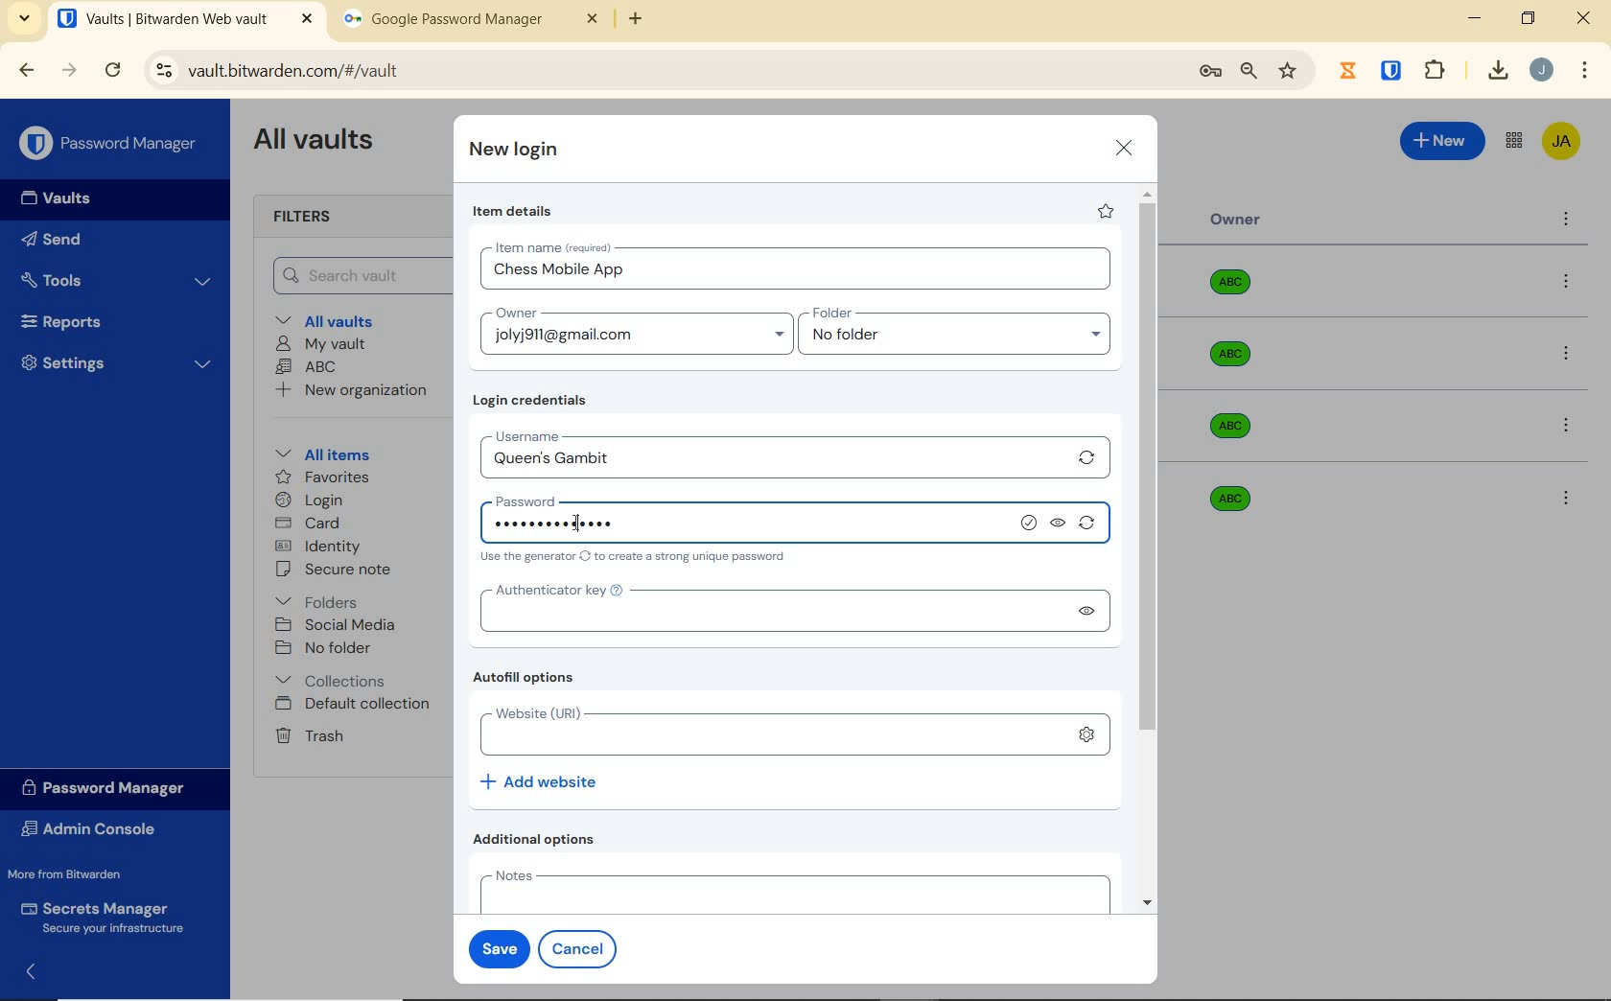 The width and height of the screenshot is (1611, 1001). What do you see at coordinates (514, 314) in the screenshot?
I see `owner` at bounding box center [514, 314].